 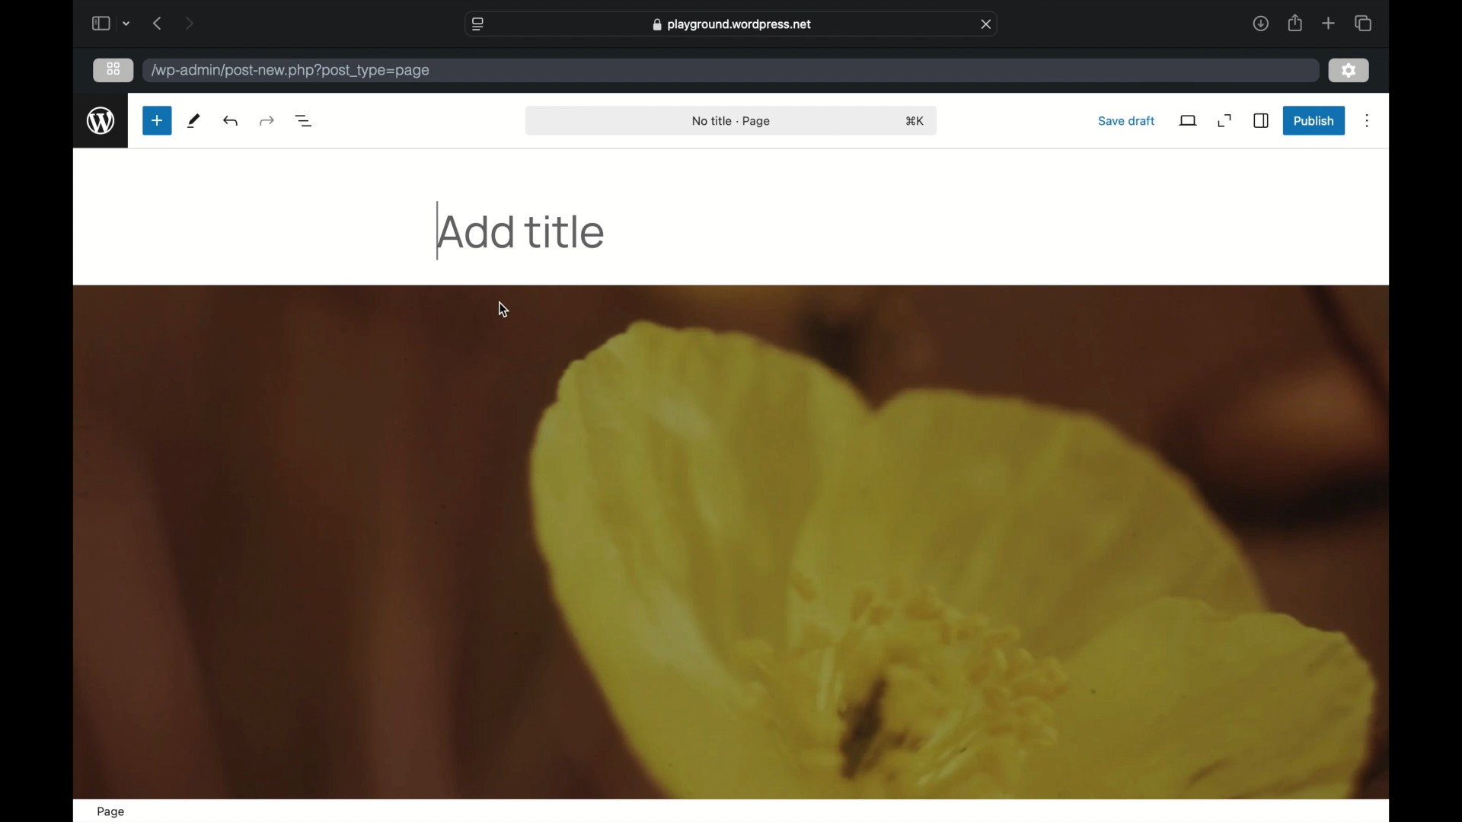 I want to click on tab group picker, so click(x=127, y=23).